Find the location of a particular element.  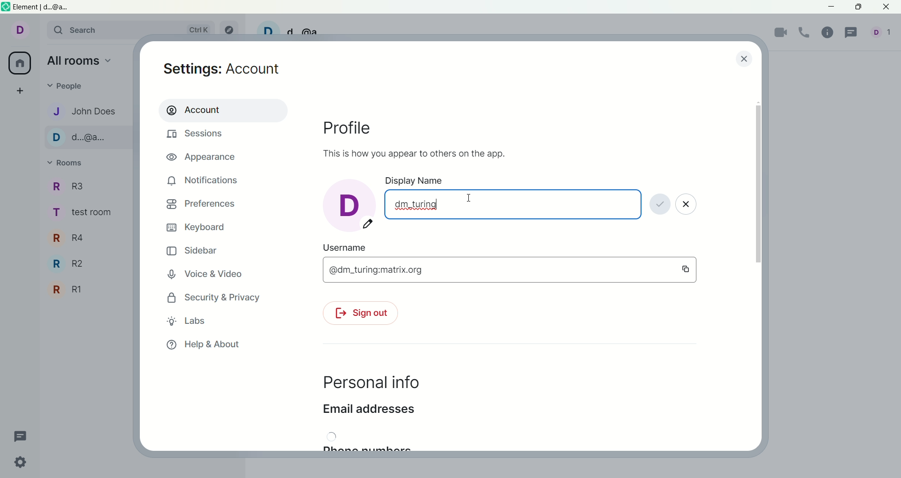

 @dm_turing:matrix.org is located at coordinates (509, 269).